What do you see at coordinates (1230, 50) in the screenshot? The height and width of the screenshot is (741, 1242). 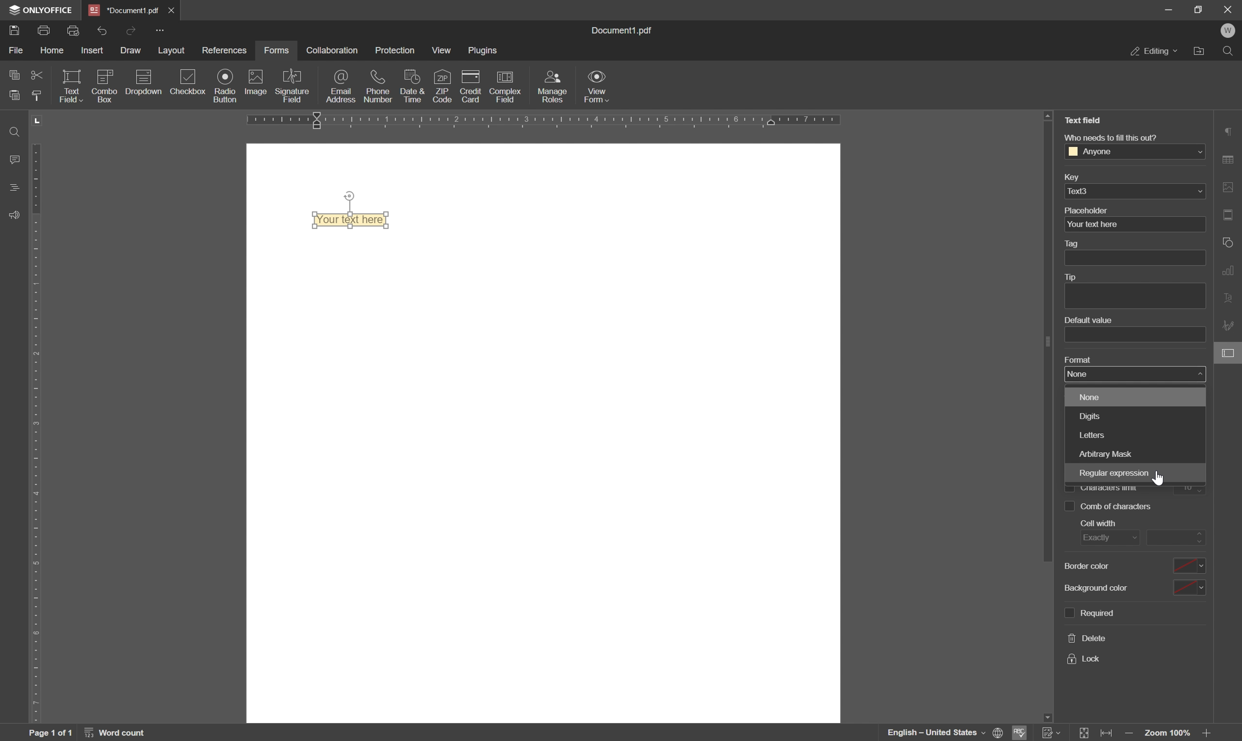 I see `find` at bounding box center [1230, 50].